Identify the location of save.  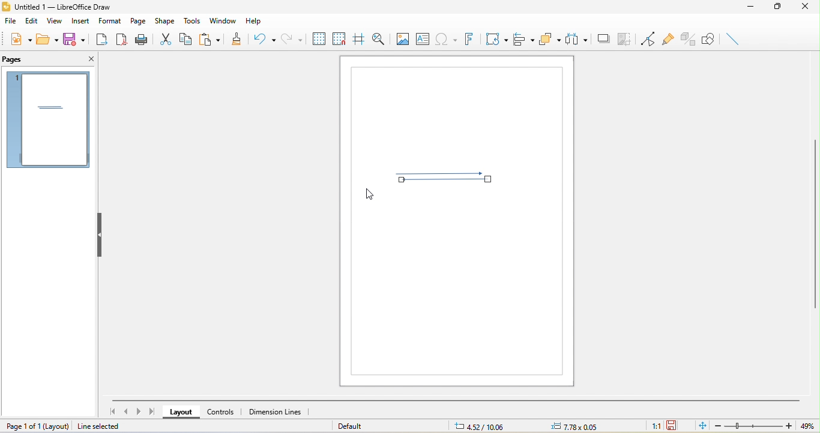
(74, 38).